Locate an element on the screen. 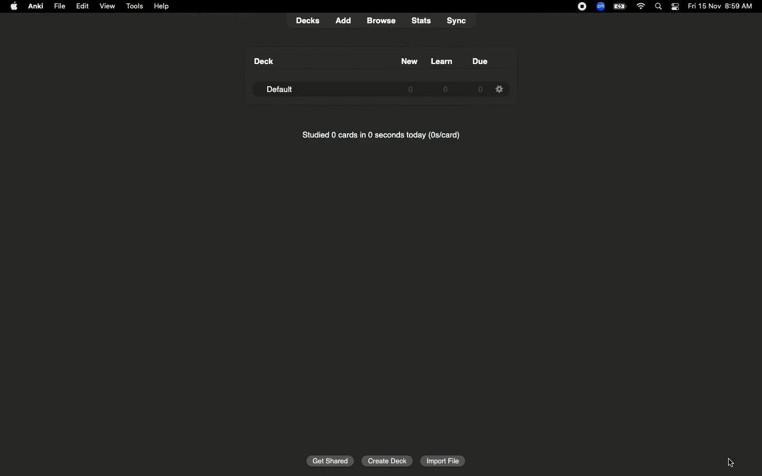 Image resolution: width=762 pixels, height=476 pixels. decks is located at coordinates (308, 21).